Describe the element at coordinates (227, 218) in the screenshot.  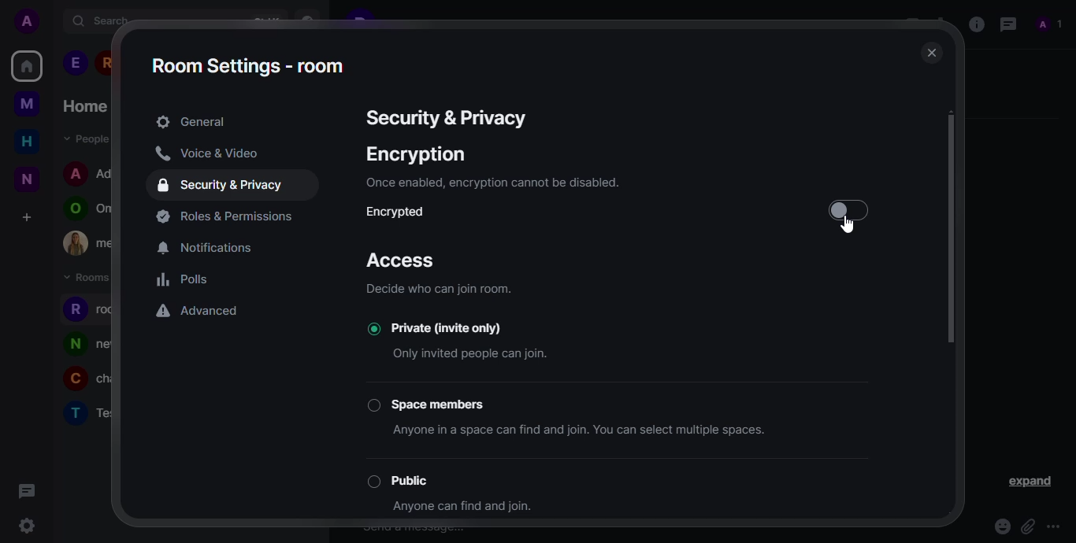
I see `permissions` at that location.